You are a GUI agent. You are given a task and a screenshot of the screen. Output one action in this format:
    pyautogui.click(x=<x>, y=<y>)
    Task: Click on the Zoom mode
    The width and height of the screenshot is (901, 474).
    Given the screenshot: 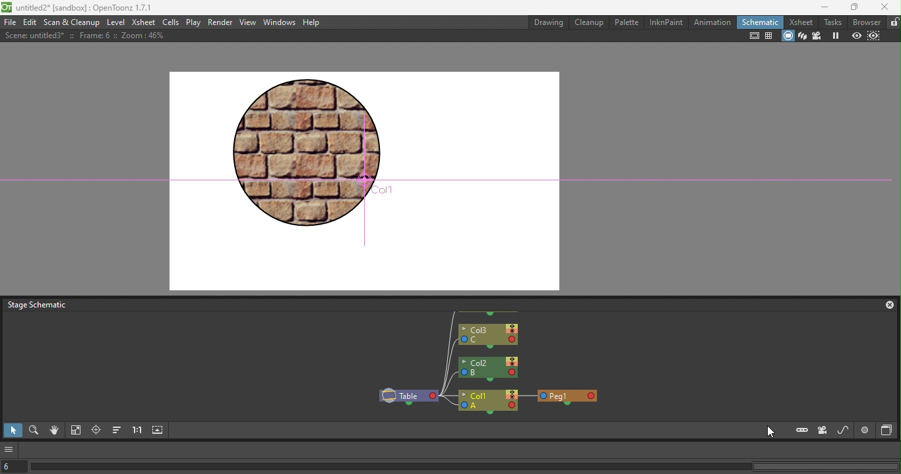 What is the action you would take?
    pyautogui.click(x=34, y=432)
    